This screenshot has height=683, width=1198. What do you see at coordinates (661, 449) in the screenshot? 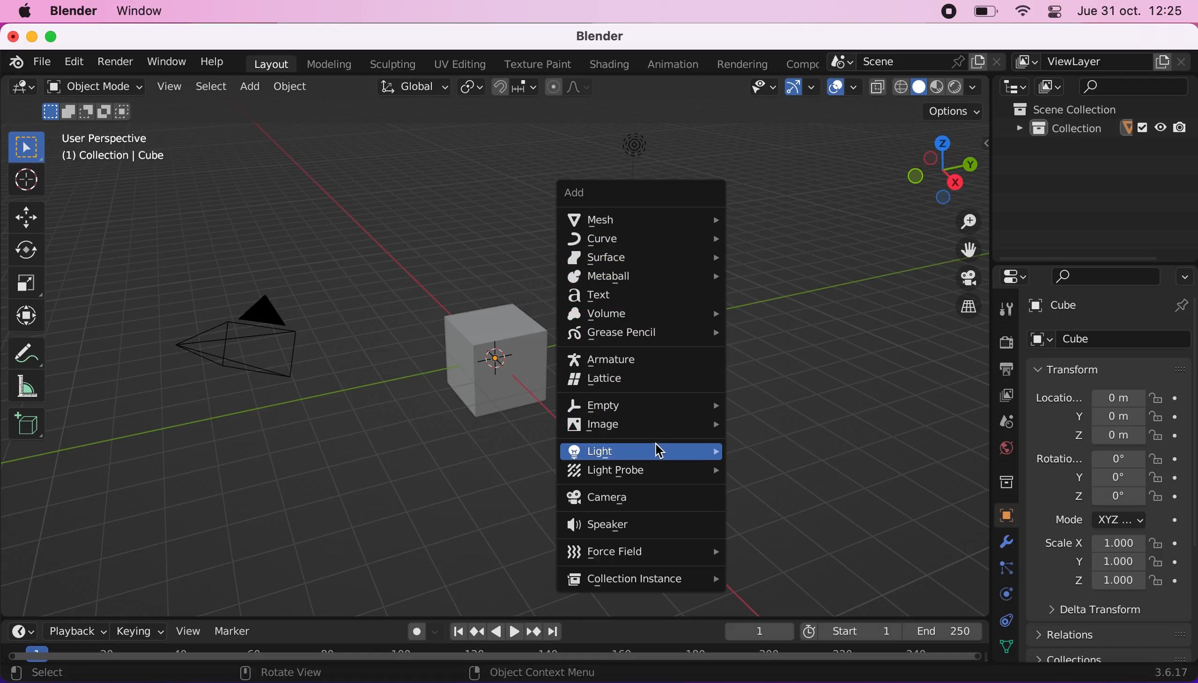
I see `cursor on light` at bounding box center [661, 449].